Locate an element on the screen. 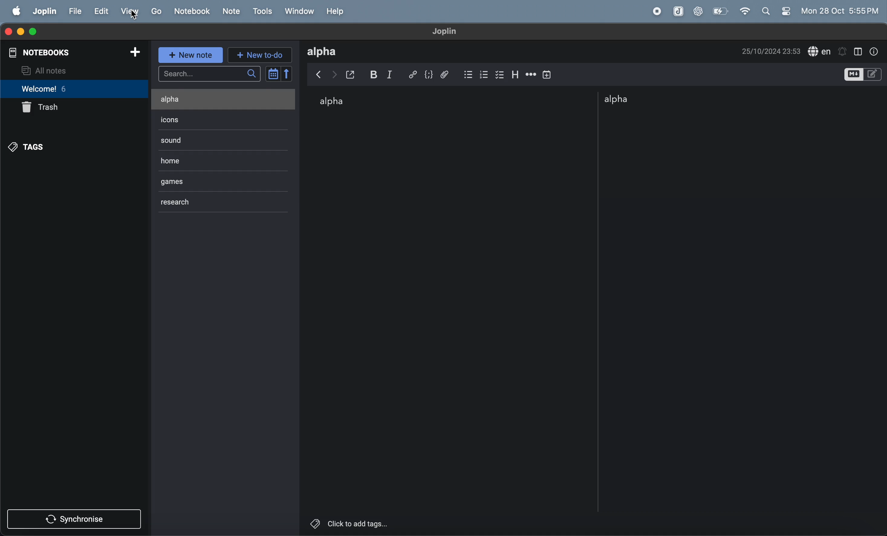  note 4 home is located at coordinates (212, 159).